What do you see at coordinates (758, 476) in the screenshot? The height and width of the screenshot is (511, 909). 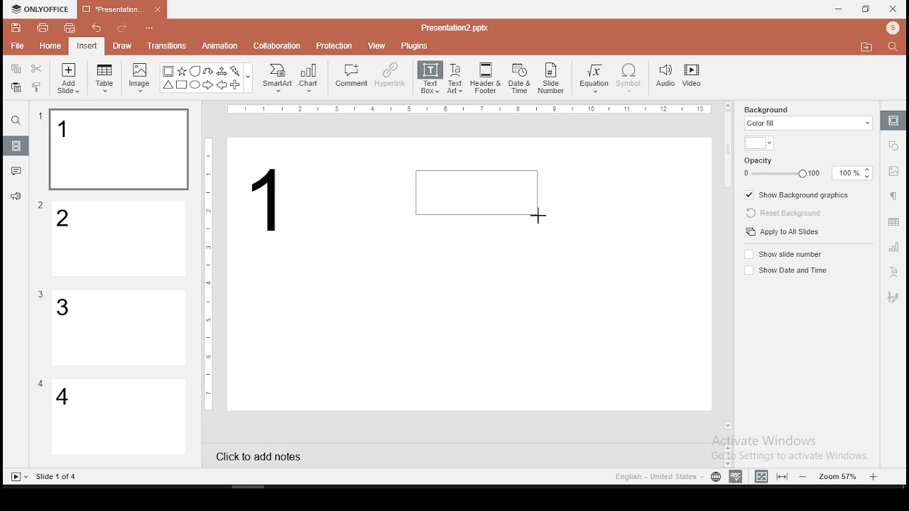 I see `fit to width` at bounding box center [758, 476].